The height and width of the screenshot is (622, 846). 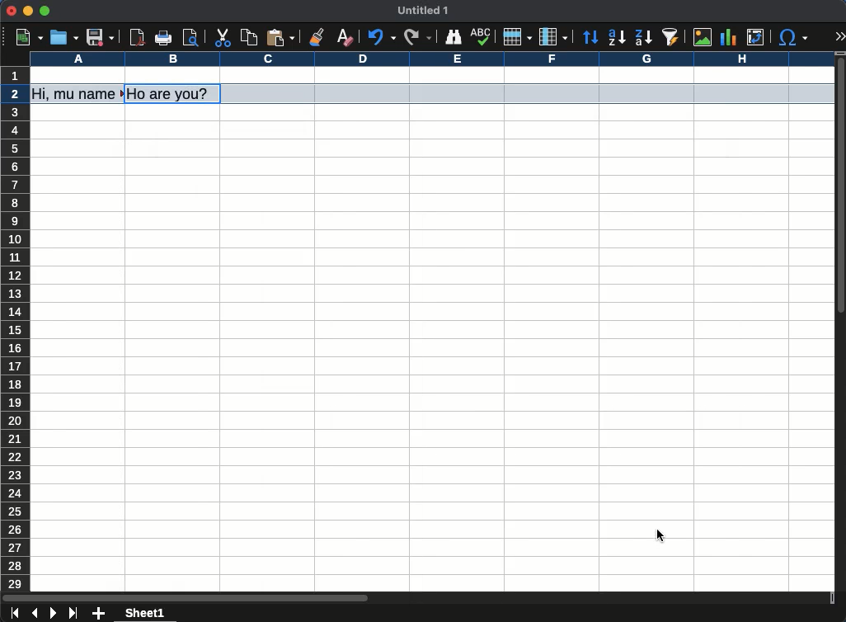 What do you see at coordinates (705, 38) in the screenshot?
I see `image` at bounding box center [705, 38].